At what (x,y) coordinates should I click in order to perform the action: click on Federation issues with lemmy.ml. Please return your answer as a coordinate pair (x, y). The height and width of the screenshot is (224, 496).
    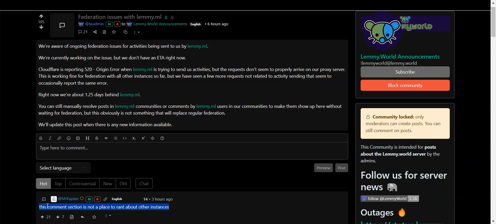
    Looking at the image, I should click on (120, 17).